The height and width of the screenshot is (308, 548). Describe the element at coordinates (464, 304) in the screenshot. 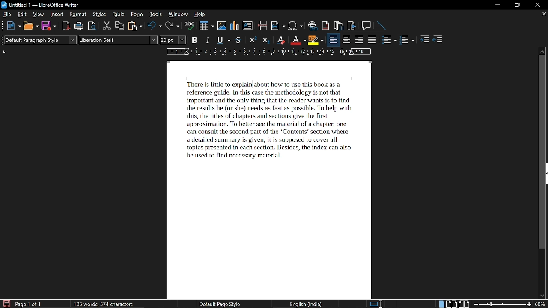

I see `book view` at that location.